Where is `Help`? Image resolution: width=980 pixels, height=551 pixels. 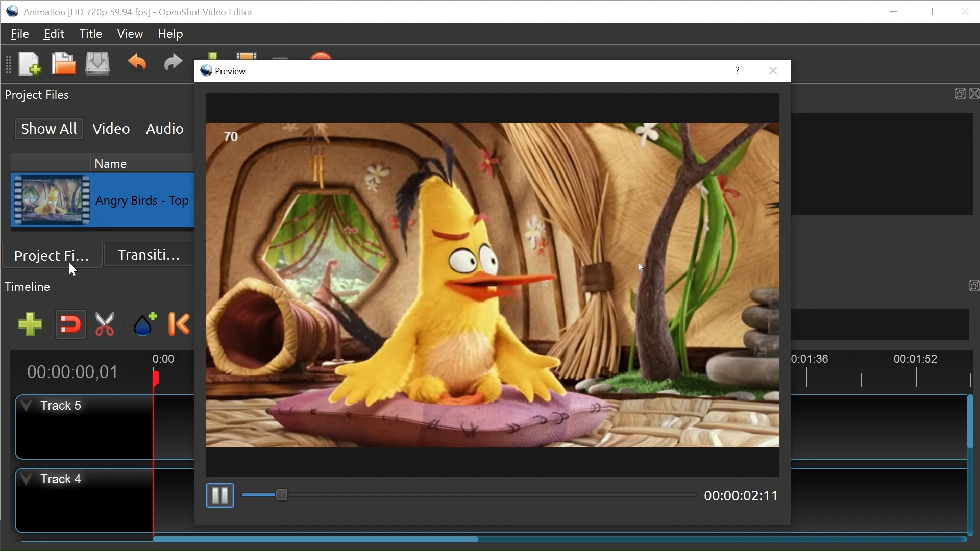
Help is located at coordinates (740, 71).